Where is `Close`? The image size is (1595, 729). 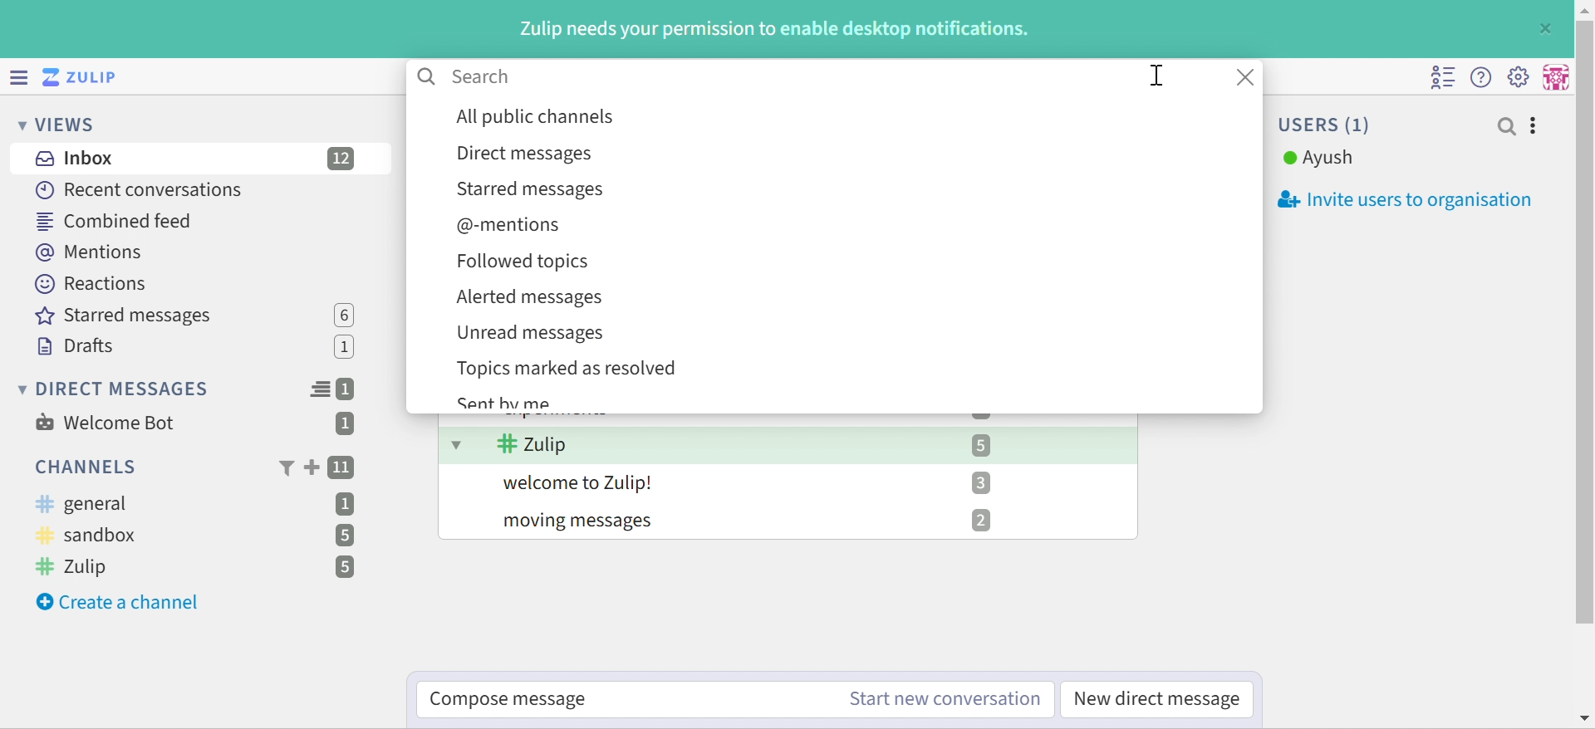 Close is located at coordinates (1249, 77).